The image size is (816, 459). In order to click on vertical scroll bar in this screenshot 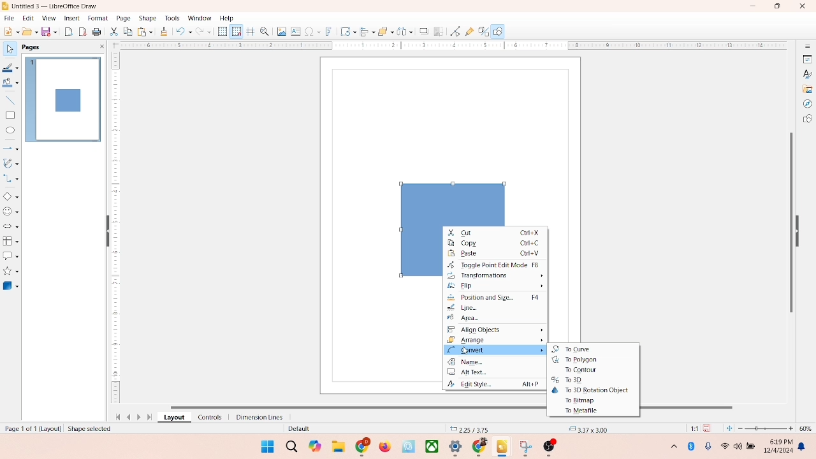, I will do `click(790, 221)`.